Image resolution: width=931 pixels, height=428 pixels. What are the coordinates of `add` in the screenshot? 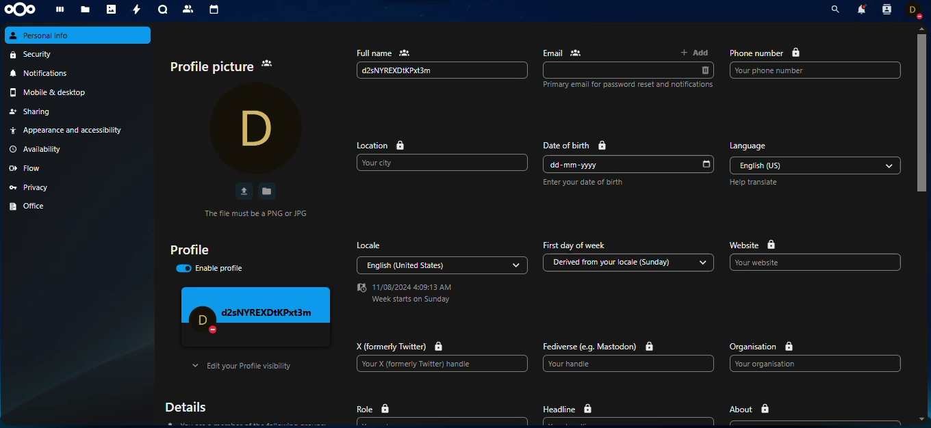 It's located at (695, 52).